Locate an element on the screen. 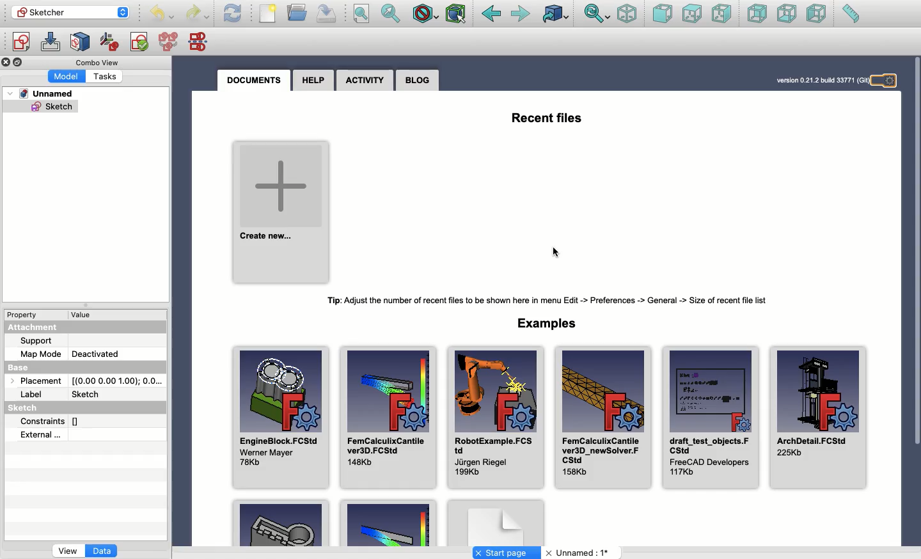  value is located at coordinates (84, 315).